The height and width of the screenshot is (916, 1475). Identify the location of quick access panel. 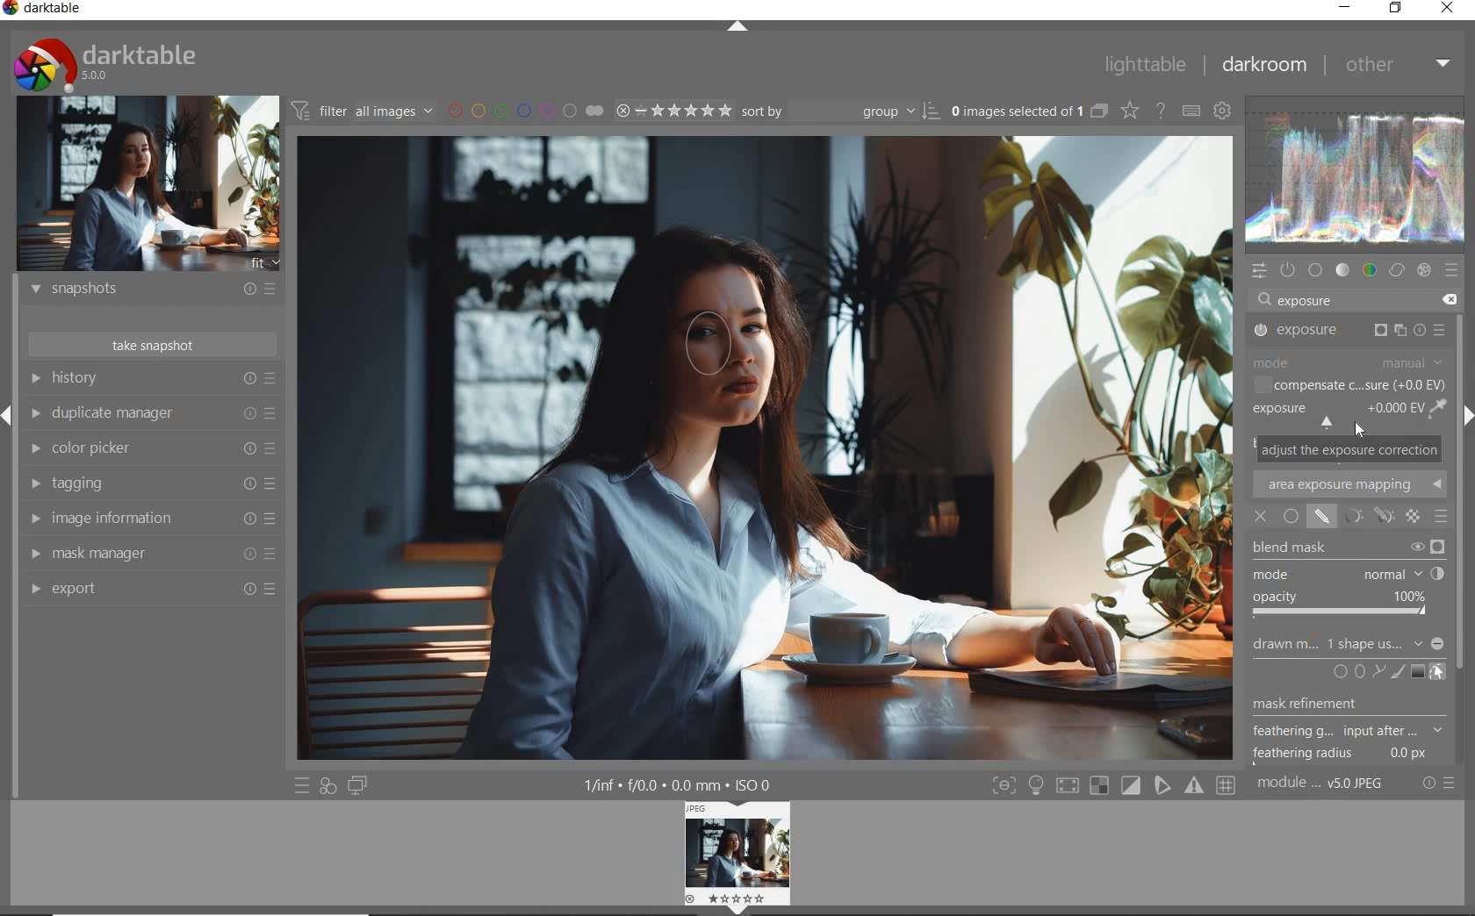
(1260, 271).